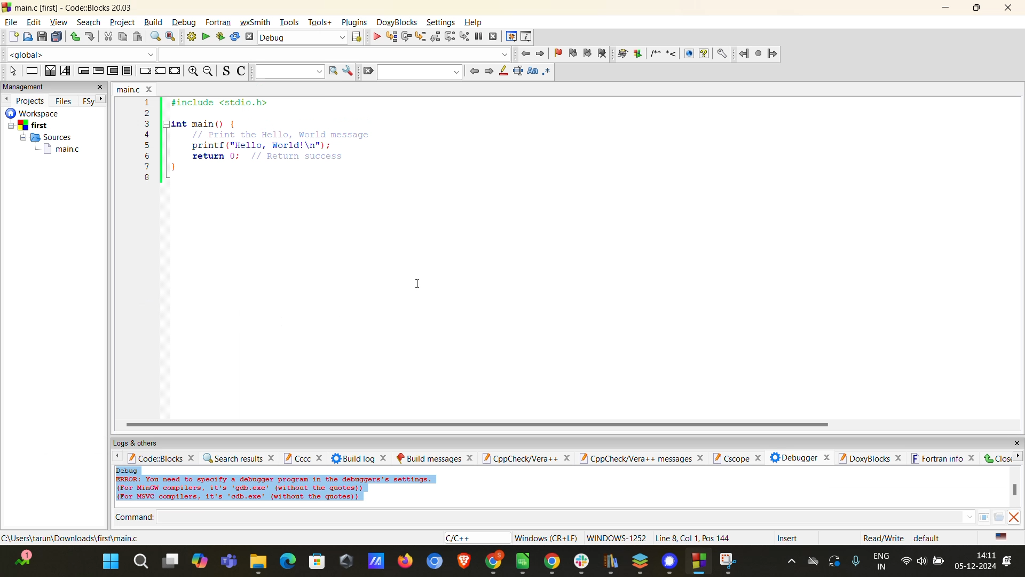 The width and height of the screenshot is (1025, 577). Describe the element at coordinates (345, 562) in the screenshot. I see `logo ` at that location.